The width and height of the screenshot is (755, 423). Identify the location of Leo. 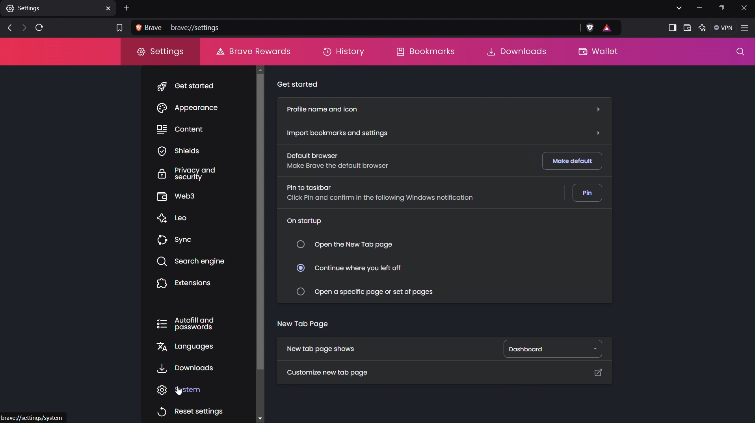
(174, 219).